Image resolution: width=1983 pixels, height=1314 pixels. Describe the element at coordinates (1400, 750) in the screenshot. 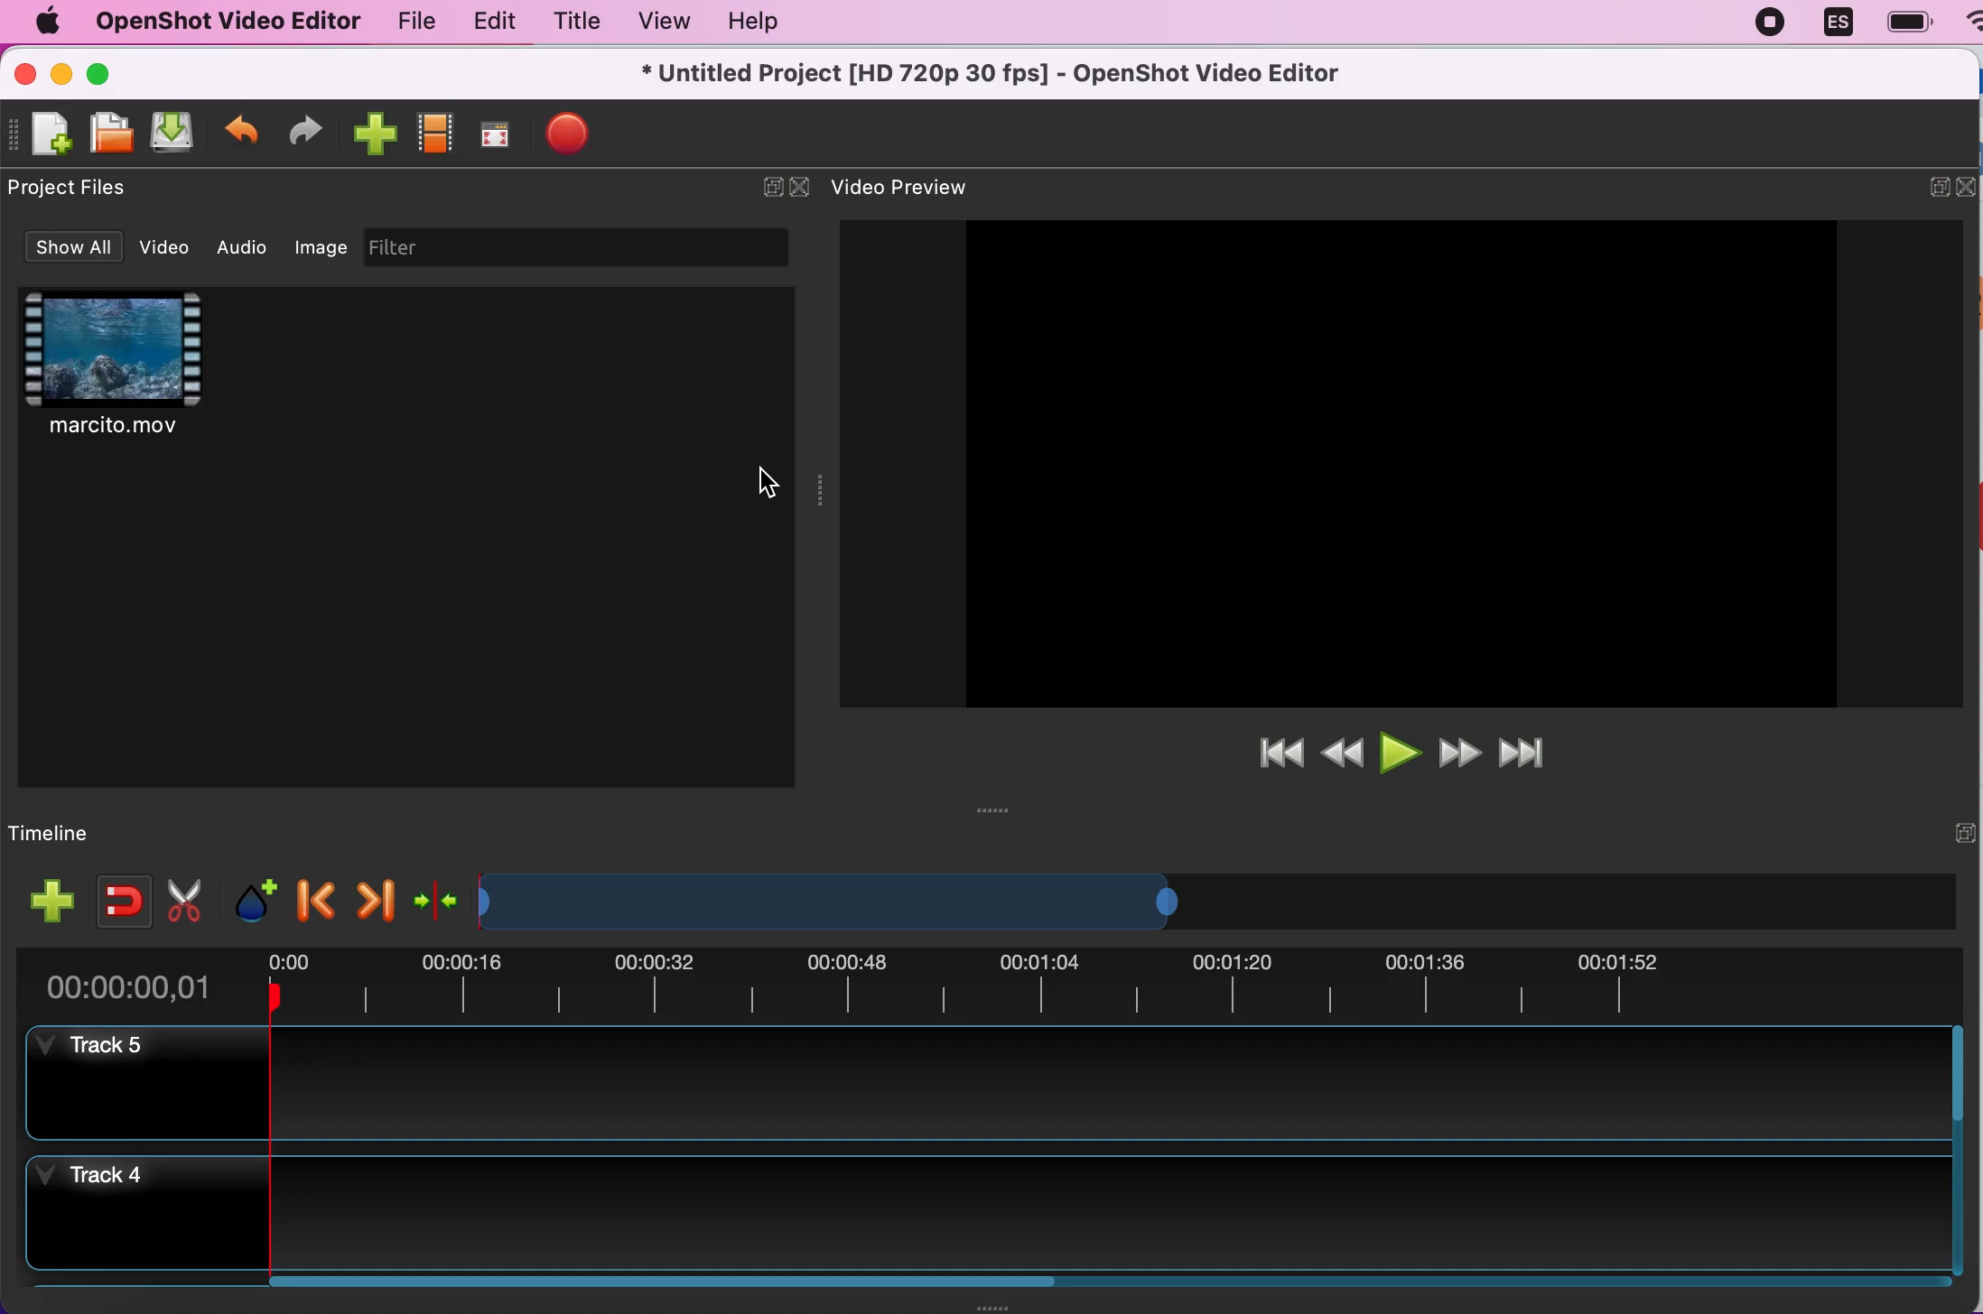

I see `play` at that location.